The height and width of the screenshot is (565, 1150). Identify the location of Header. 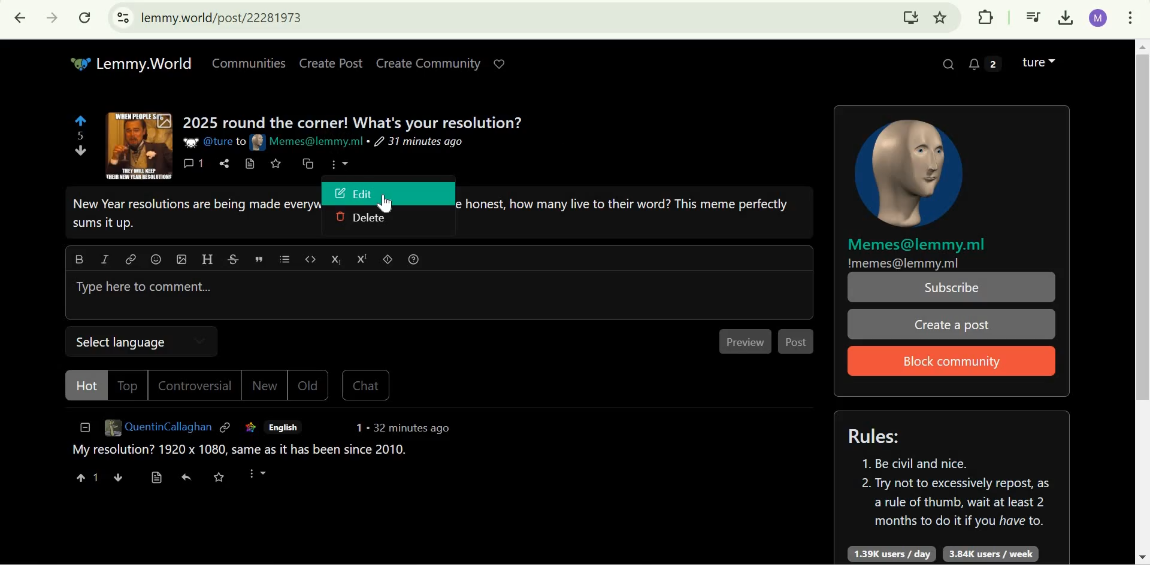
(207, 259).